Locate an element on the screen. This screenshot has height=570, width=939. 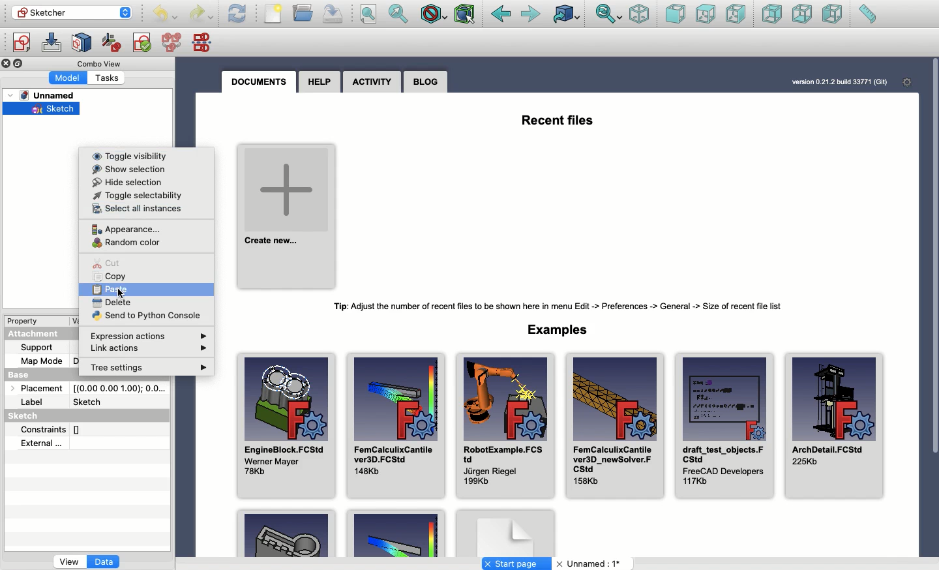
Property is located at coordinates (24, 320).